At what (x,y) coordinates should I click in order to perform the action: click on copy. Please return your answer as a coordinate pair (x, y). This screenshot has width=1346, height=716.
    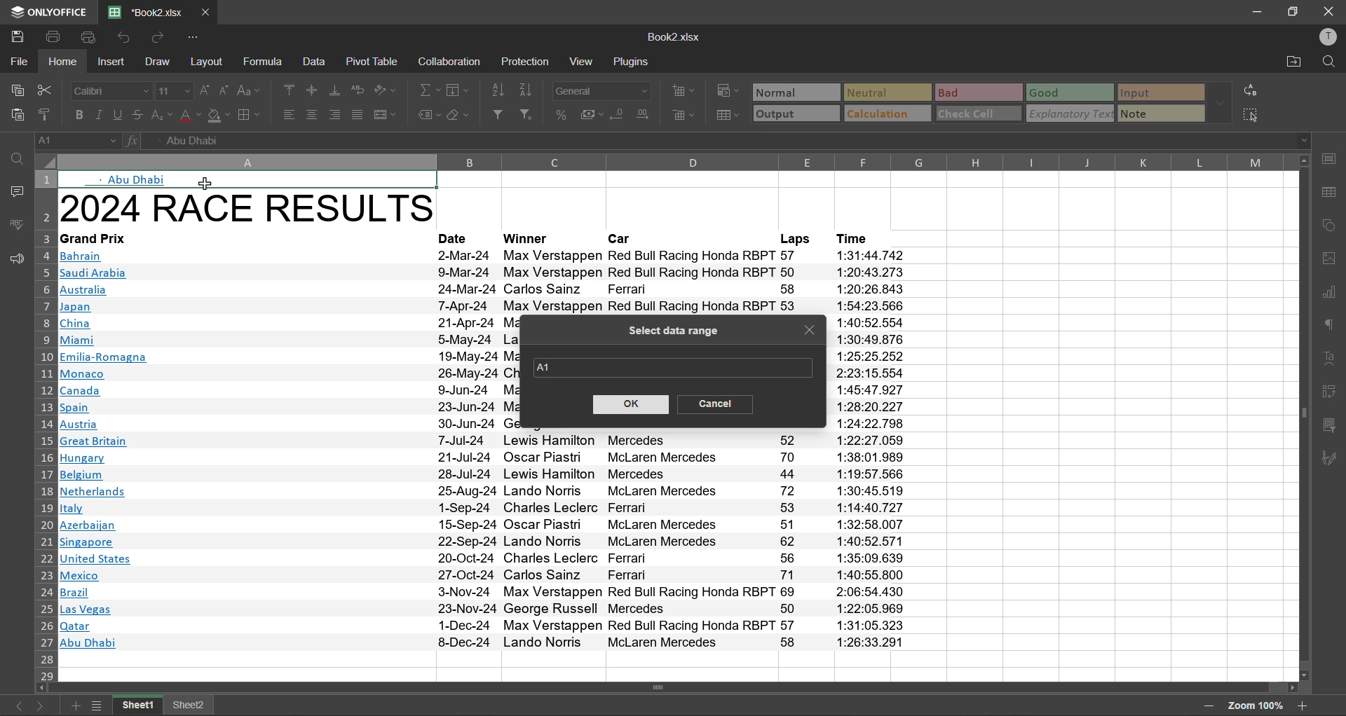
    Looking at the image, I should click on (15, 90).